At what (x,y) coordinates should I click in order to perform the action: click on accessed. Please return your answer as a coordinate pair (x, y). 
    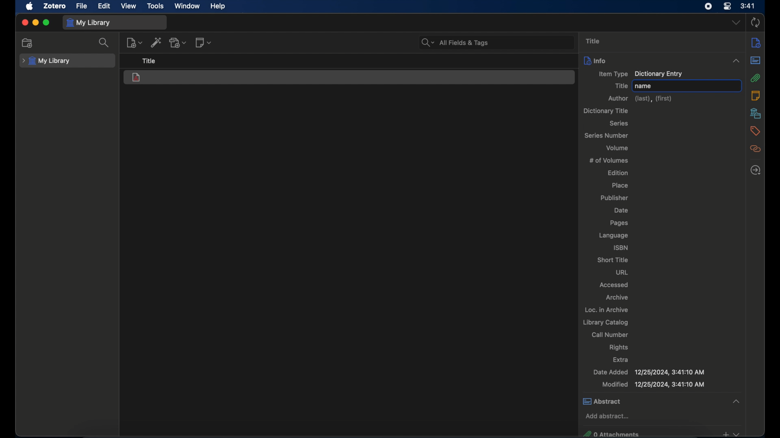
    Looking at the image, I should click on (615, 284).